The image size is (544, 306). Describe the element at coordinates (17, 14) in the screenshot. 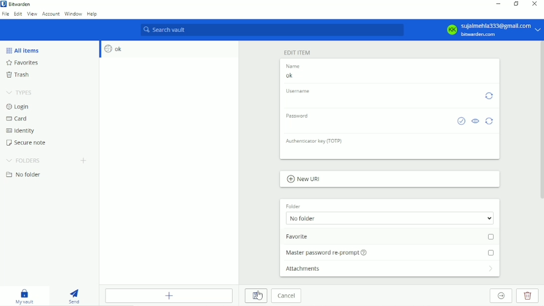

I see `Edit` at that location.